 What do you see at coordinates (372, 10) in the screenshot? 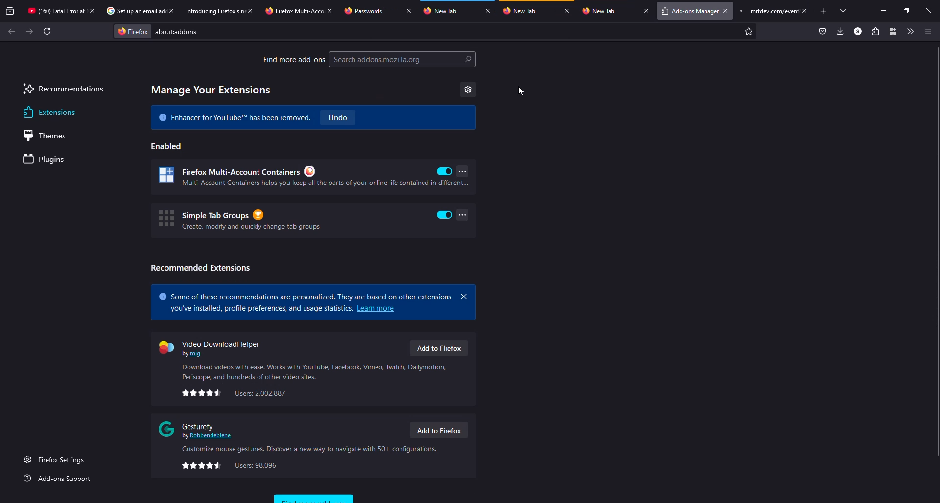
I see `tab` at bounding box center [372, 10].